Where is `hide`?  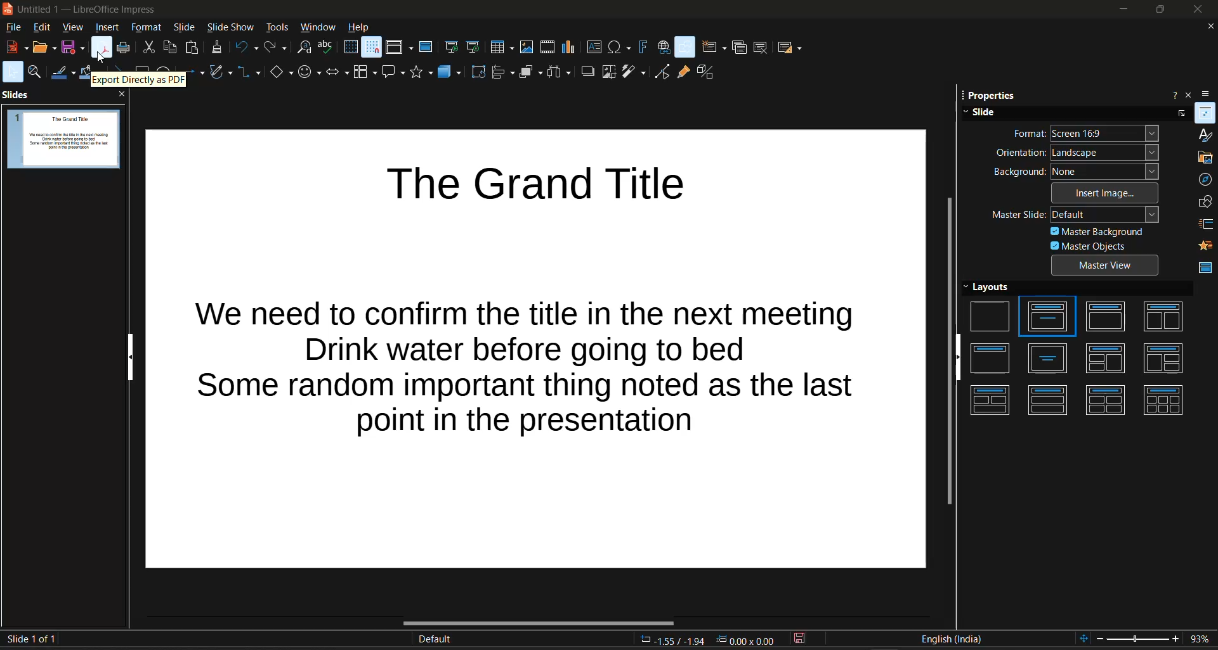 hide is located at coordinates (133, 357).